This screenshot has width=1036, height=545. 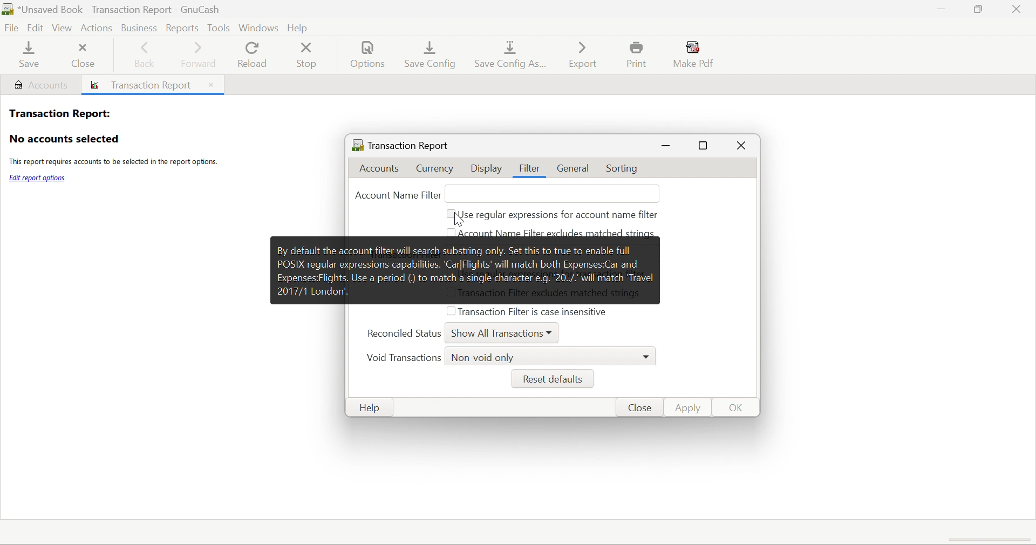 I want to click on Transaction Report:, so click(x=59, y=112).